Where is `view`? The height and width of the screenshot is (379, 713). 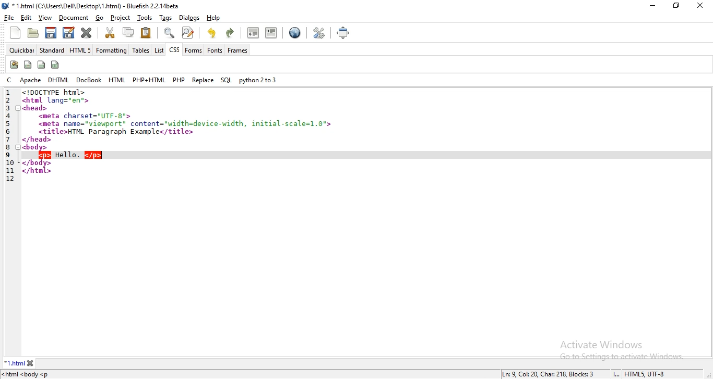
view is located at coordinates (44, 18).